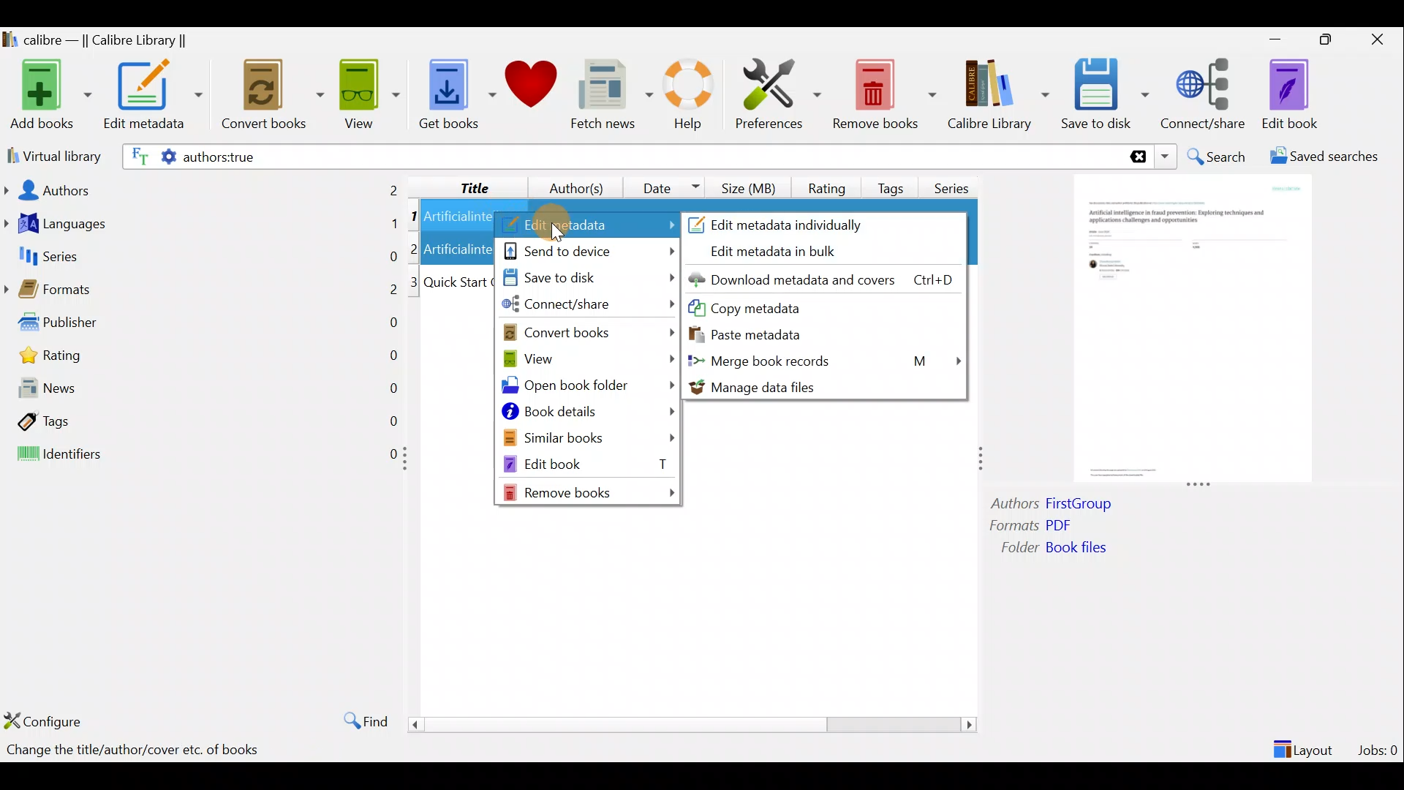 Image resolution: width=1404 pixels, height=790 pixels. What do you see at coordinates (752, 186) in the screenshot?
I see `Size` at bounding box center [752, 186].